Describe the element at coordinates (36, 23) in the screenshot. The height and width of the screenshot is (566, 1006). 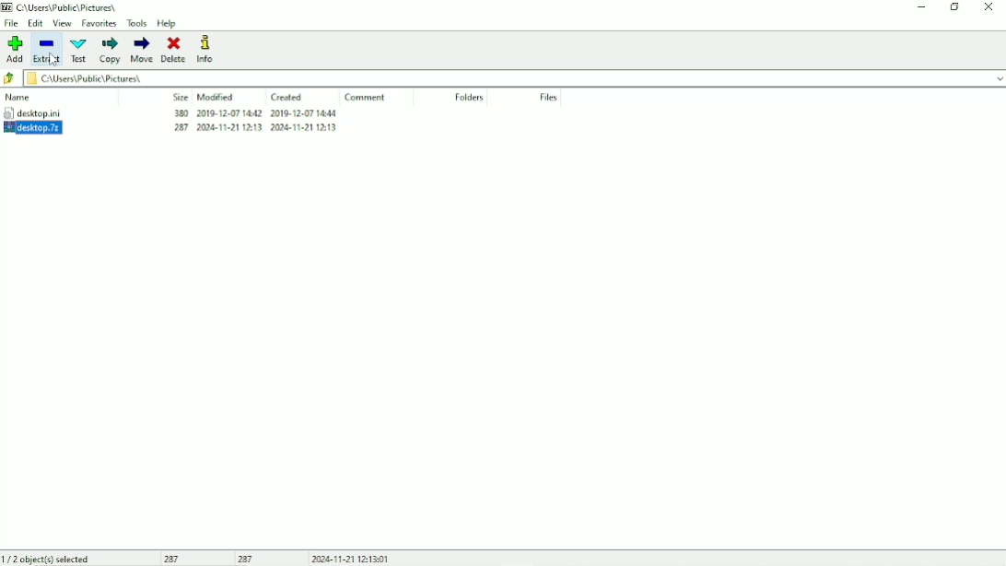
I see `Edit` at that location.